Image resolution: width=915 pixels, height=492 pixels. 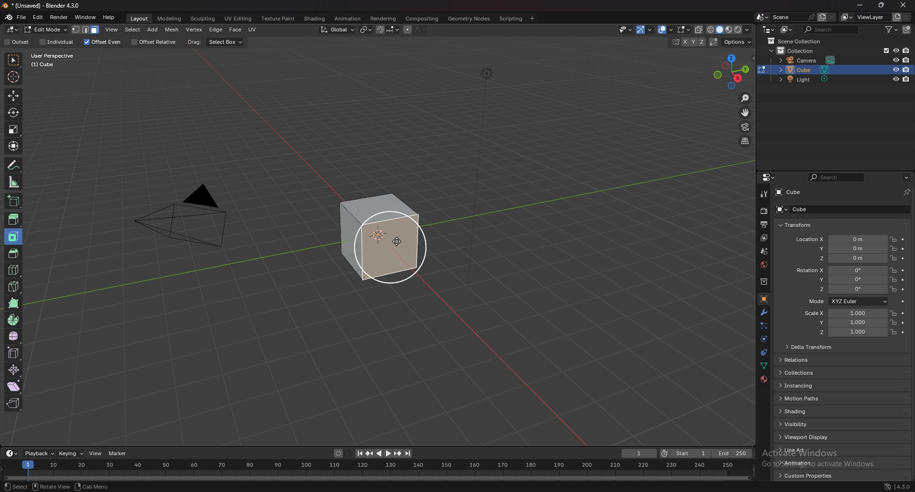 I want to click on collection, so click(x=800, y=51).